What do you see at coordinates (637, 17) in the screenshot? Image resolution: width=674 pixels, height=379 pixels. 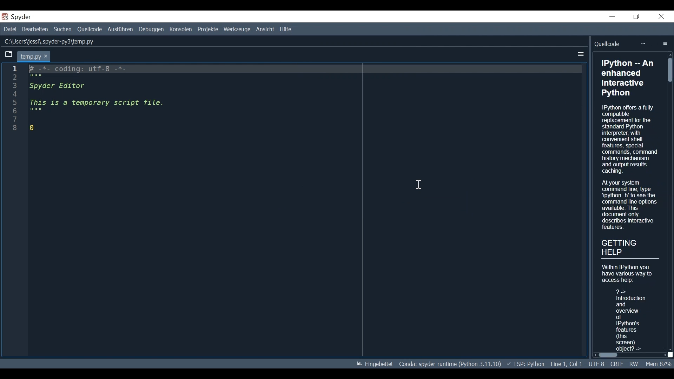 I see `Restore` at bounding box center [637, 17].